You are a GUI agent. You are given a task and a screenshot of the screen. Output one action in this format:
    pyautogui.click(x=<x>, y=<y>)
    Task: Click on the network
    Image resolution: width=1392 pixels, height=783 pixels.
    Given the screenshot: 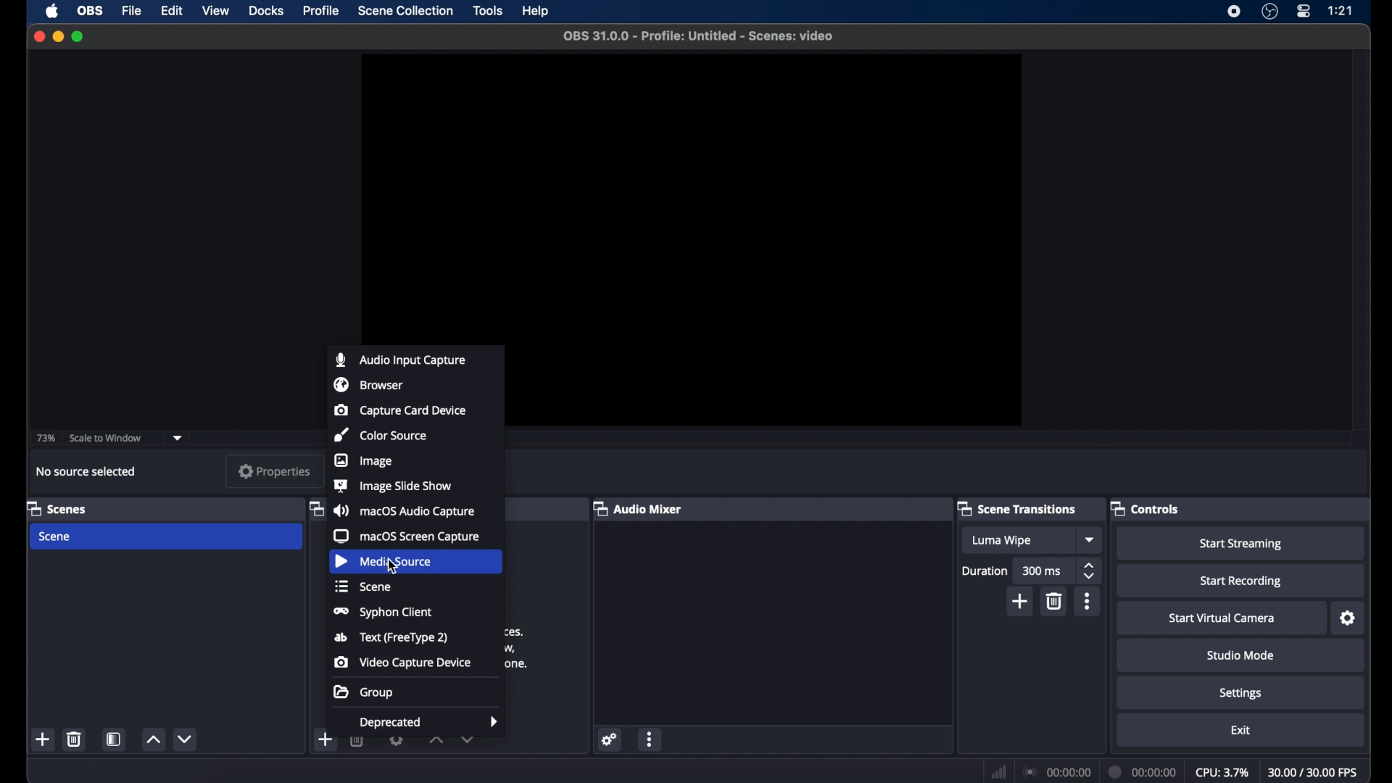 What is the action you would take?
    pyautogui.click(x=998, y=772)
    